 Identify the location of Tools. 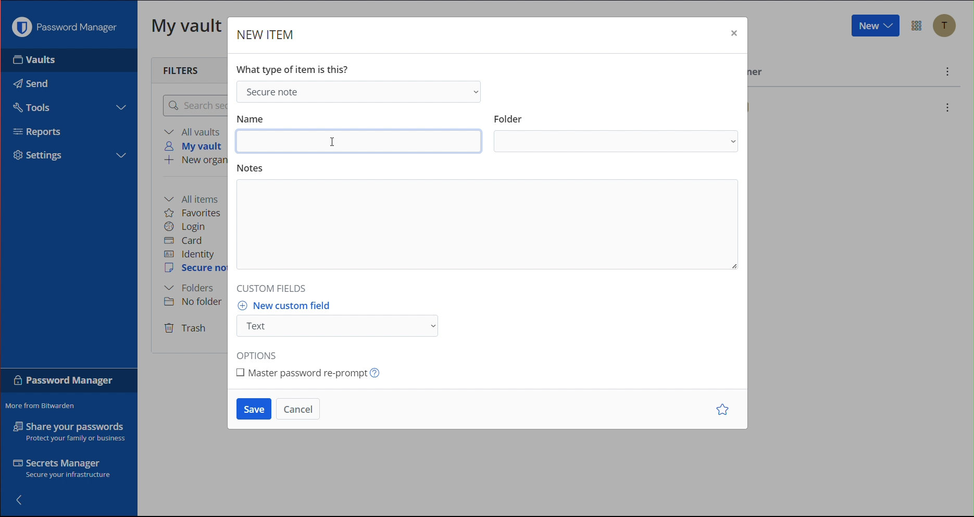
(30, 106).